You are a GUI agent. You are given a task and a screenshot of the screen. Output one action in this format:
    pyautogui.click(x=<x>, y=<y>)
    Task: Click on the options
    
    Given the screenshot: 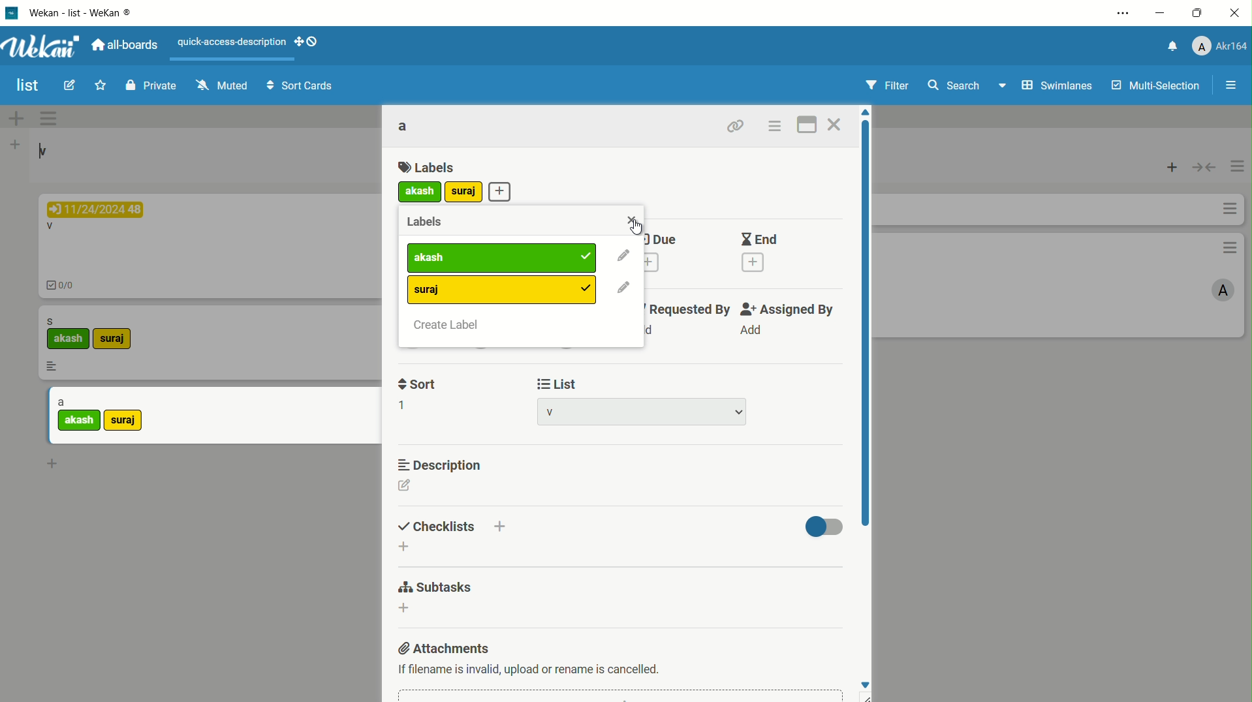 What is the action you would take?
    pyautogui.click(x=1227, y=248)
    